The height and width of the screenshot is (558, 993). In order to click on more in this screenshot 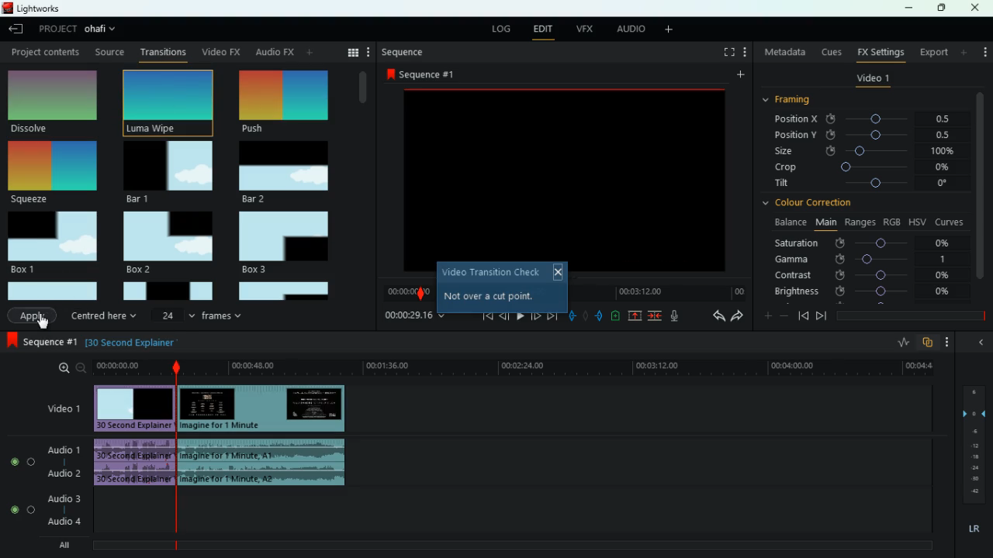, I will do `click(368, 52)`.